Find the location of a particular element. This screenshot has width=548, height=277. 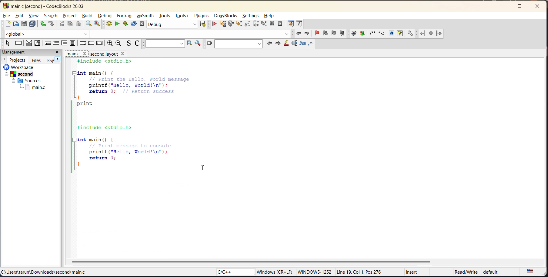

step out is located at coordinates (246, 24).